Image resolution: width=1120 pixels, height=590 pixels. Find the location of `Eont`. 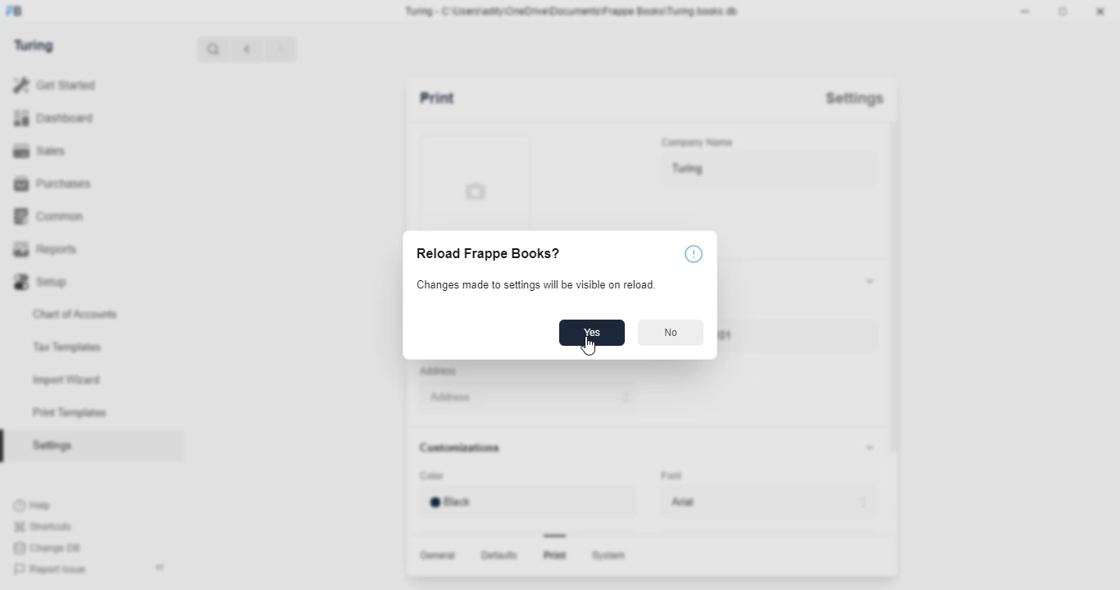

Eont is located at coordinates (674, 474).